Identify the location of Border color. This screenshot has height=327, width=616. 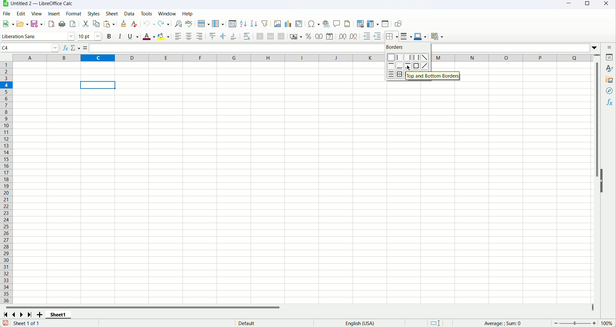
(420, 36).